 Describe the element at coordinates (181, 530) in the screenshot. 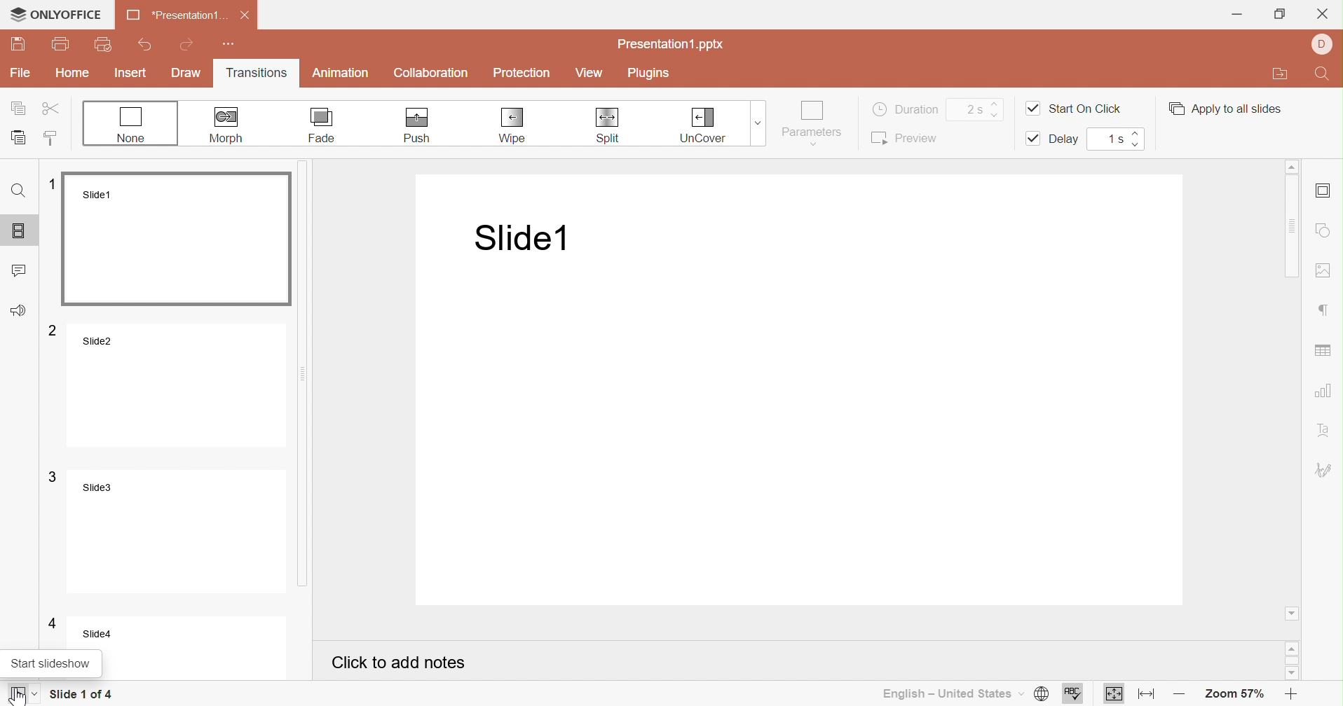

I see `Slide3` at that location.